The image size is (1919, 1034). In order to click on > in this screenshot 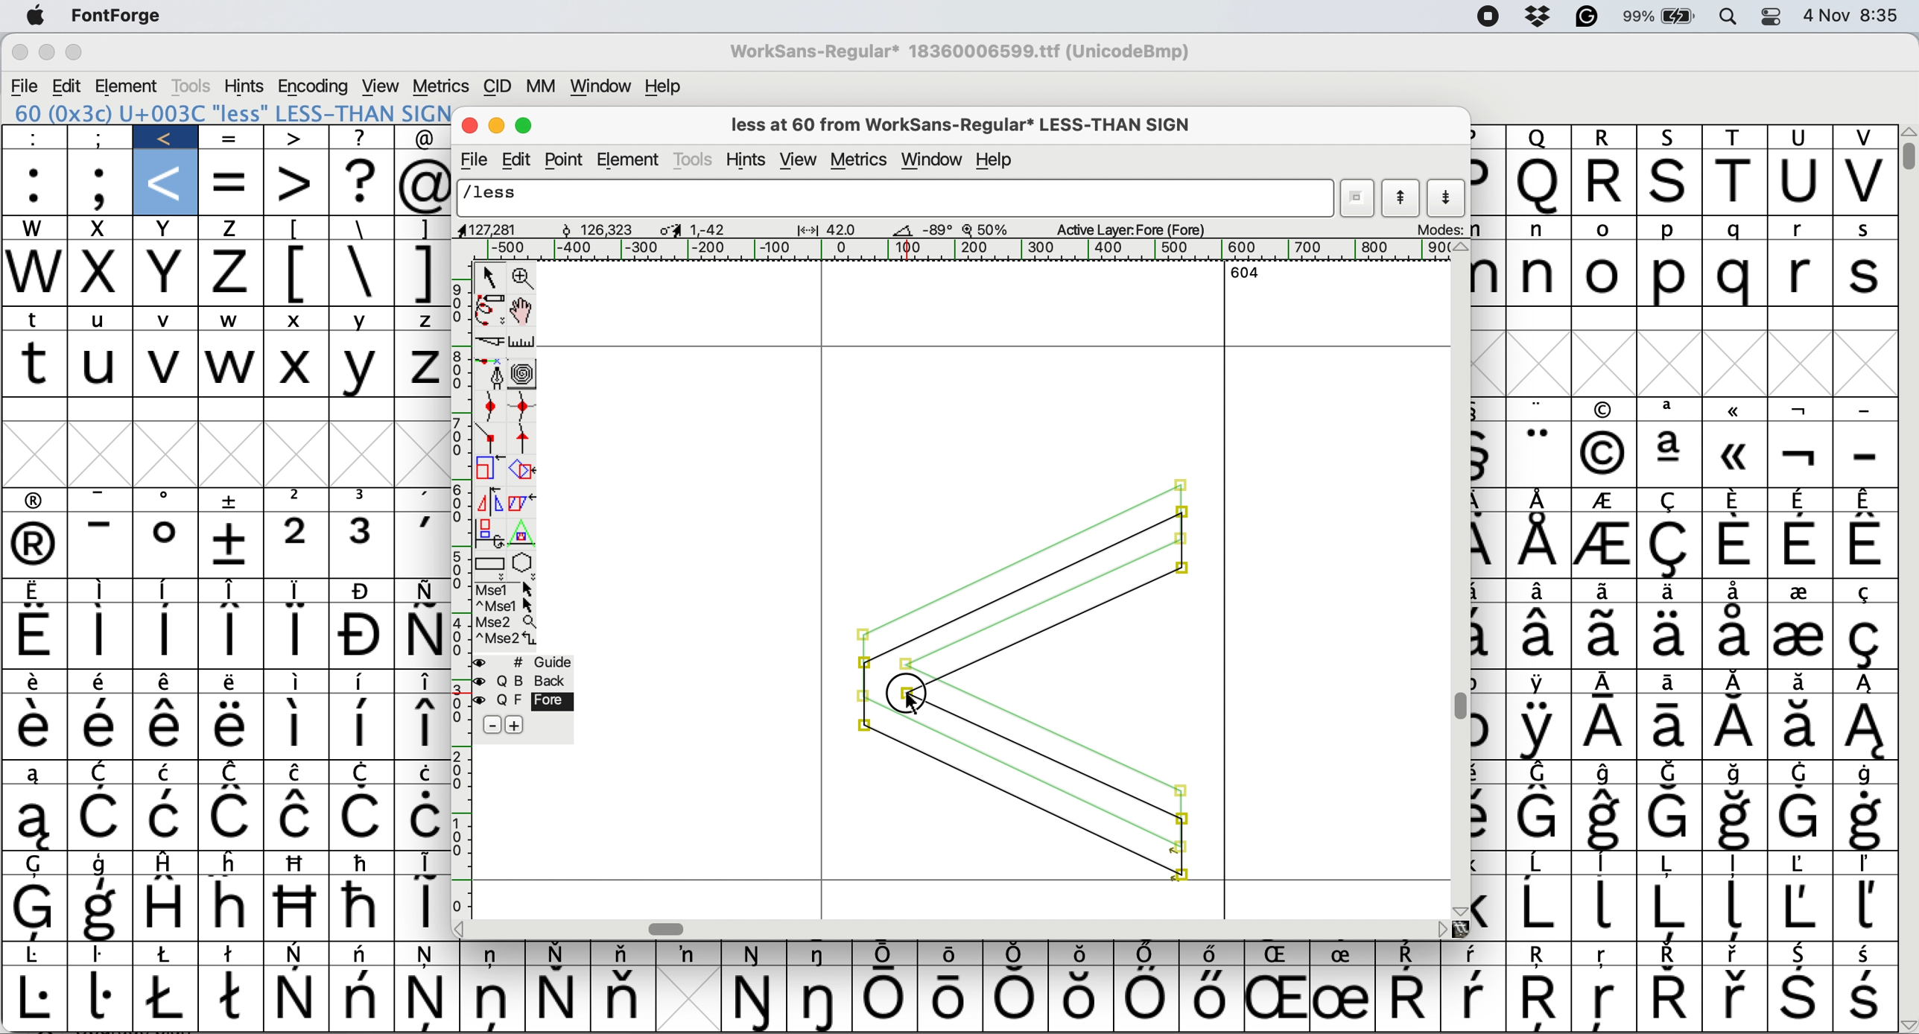, I will do `click(295, 139)`.